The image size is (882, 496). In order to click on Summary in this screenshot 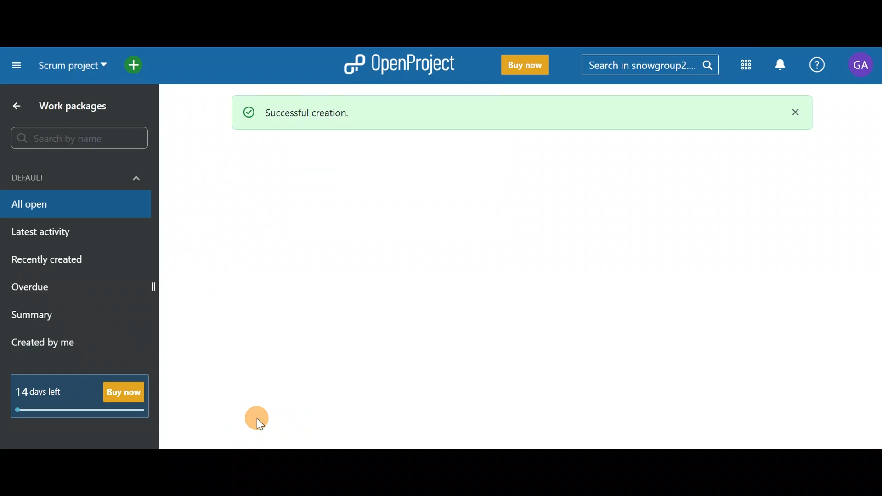, I will do `click(74, 315)`.